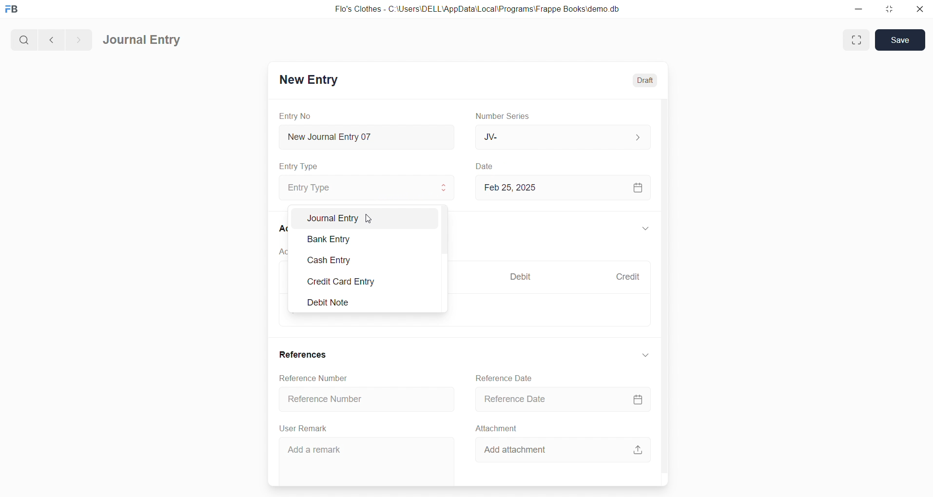 The image size is (933, 497). What do you see at coordinates (364, 188) in the screenshot?
I see `Entry Type ` at bounding box center [364, 188].